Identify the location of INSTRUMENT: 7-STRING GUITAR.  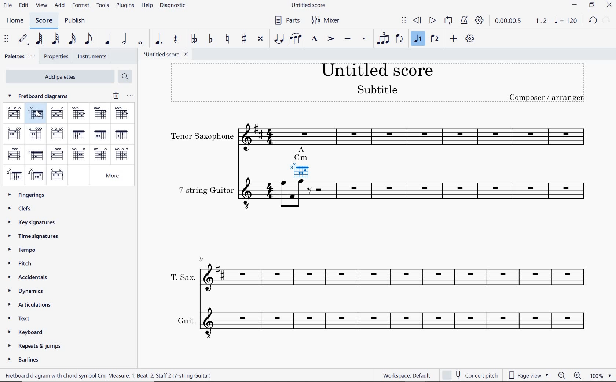
(382, 201).